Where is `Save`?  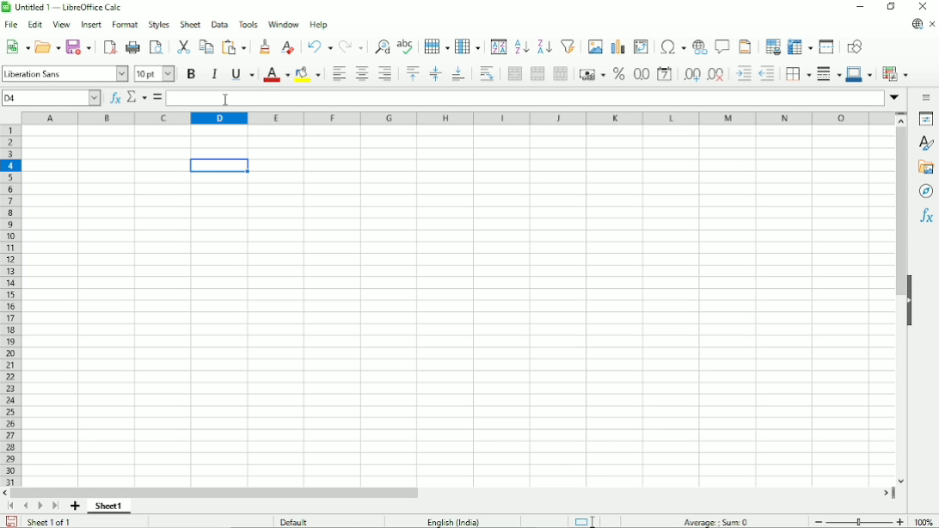 Save is located at coordinates (12, 521).